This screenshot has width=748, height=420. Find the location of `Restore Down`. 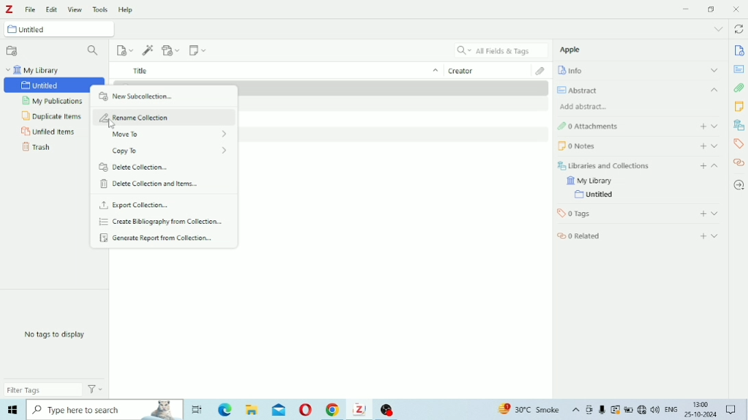

Restore Down is located at coordinates (711, 9).